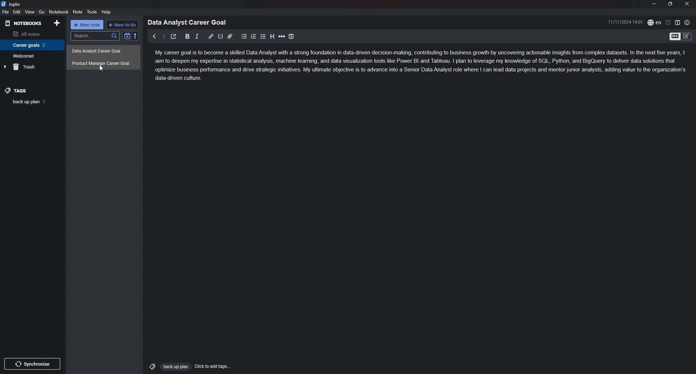  Describe the element at coordinates (654, 4) in the screenshot. I see `minimize` at that location.